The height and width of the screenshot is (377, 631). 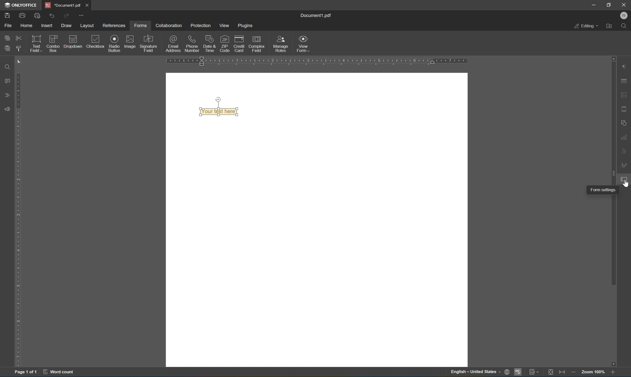 What do you see at coordinates (624, 4) in the screenshot?
I see `close` at bounding box center [624, 4].